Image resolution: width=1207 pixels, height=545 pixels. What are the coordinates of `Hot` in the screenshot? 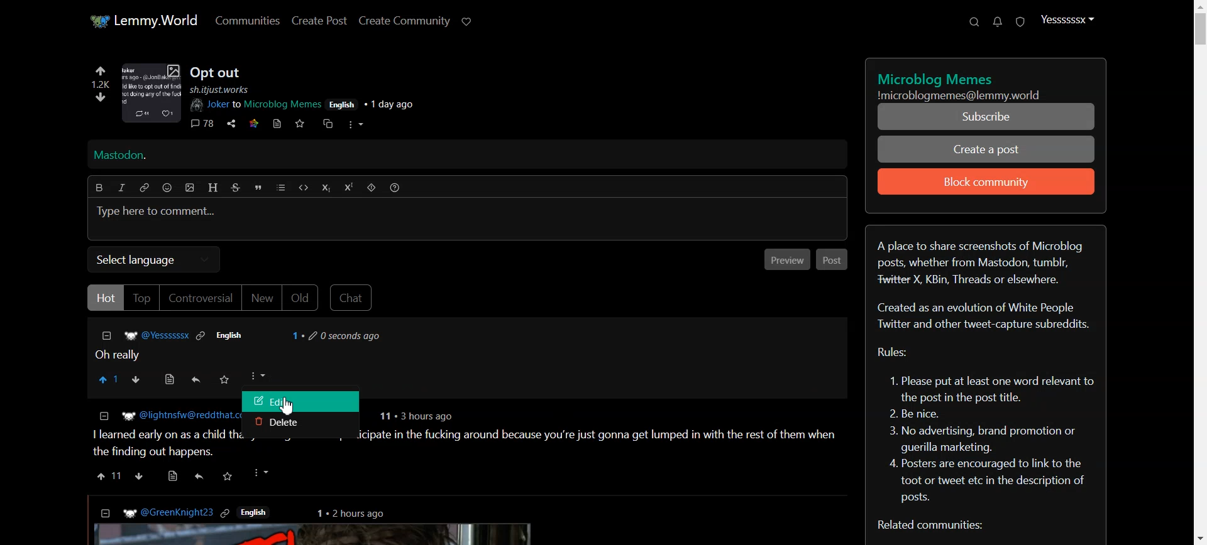 It's located at (104, 296).